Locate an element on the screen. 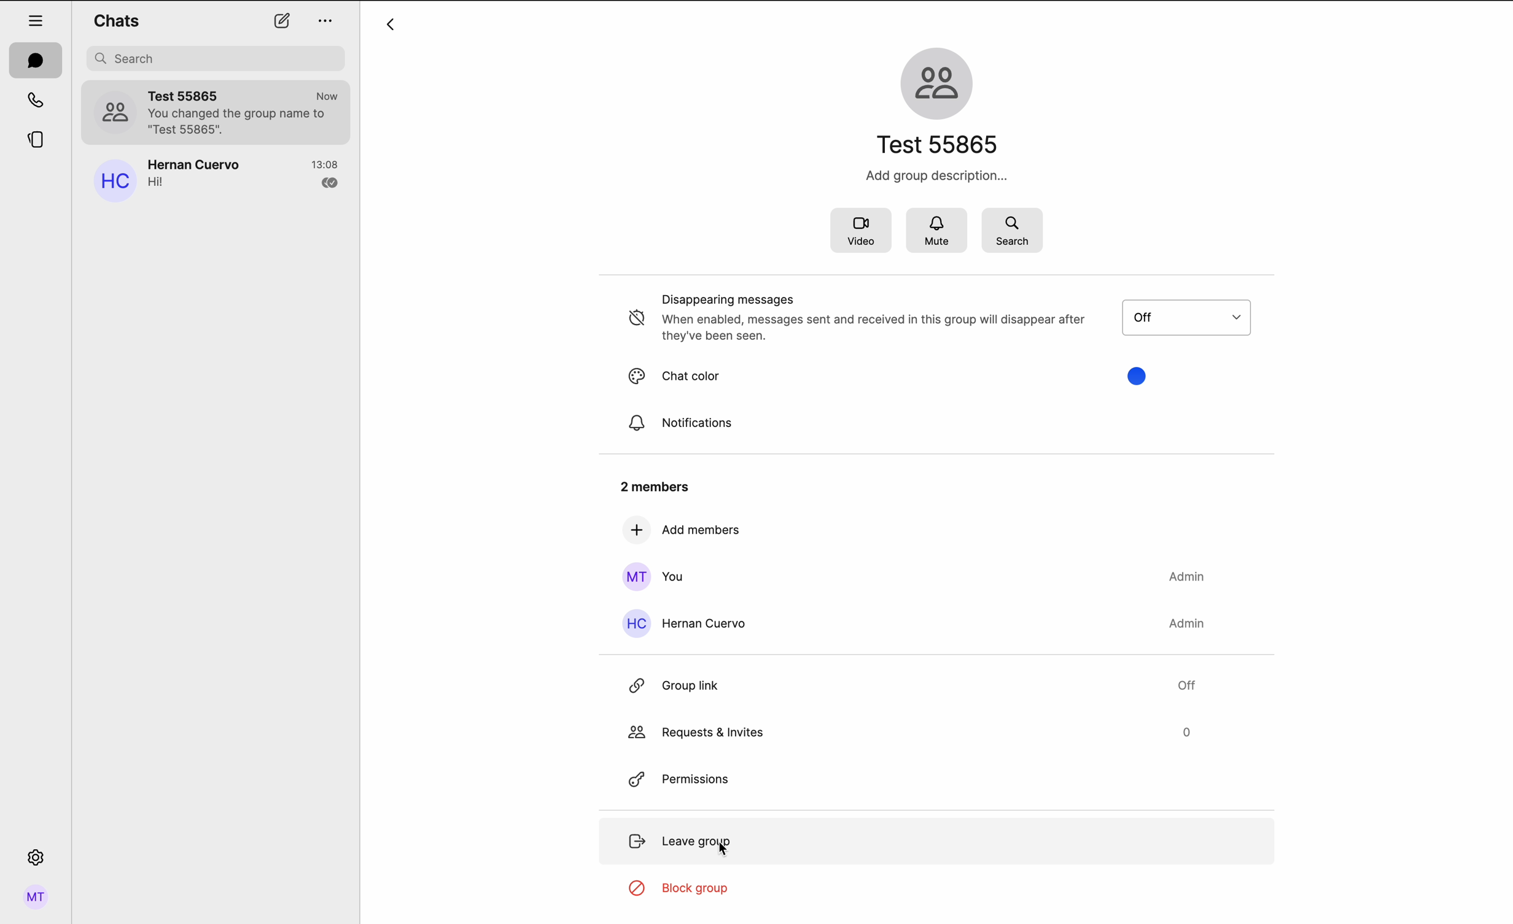 This screenshot has width=1513, height=924. notifications is located at coordinates (680, 424).